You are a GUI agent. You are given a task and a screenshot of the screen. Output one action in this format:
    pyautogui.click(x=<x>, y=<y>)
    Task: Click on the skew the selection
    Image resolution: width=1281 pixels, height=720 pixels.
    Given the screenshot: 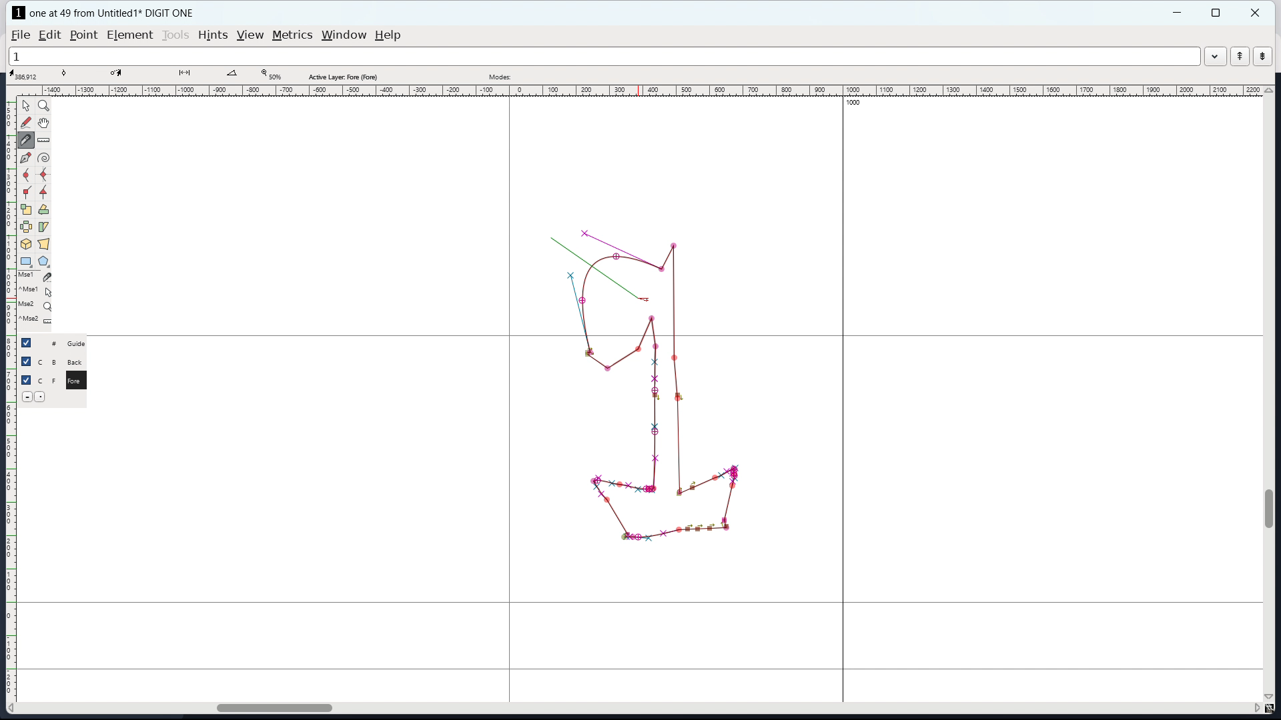 What is the action you would take?
    pyautogui.click(x=44, y=227)
    